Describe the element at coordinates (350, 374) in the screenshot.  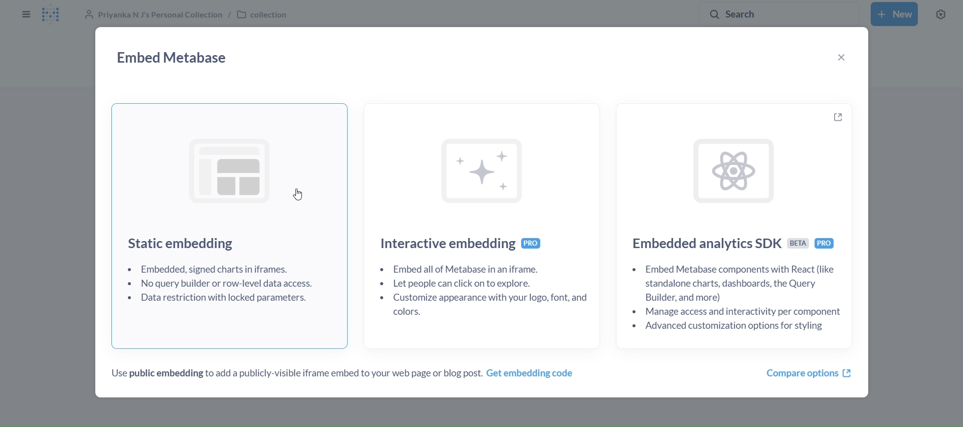
I see `Use public embedding to add a publicly-visible iframe embed to your web page or blog post. Get embedding code` at that location.